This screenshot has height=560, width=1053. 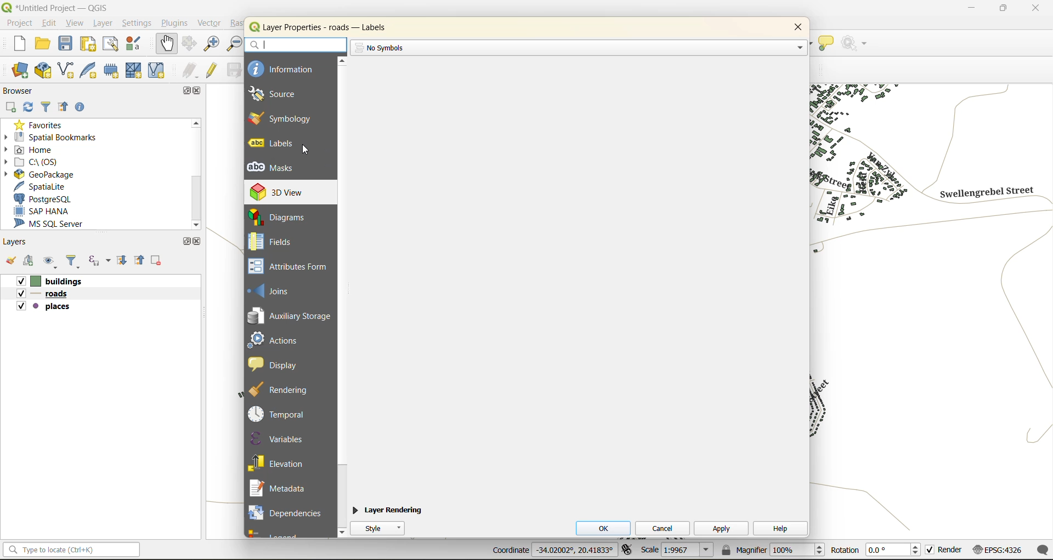 I want to click on vector, so click(x=212, y=24).